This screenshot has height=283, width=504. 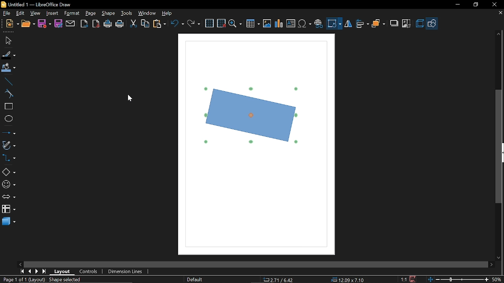 I want to click on (Layout) Rotate shape(-12.86), so click(x=68, y=279).